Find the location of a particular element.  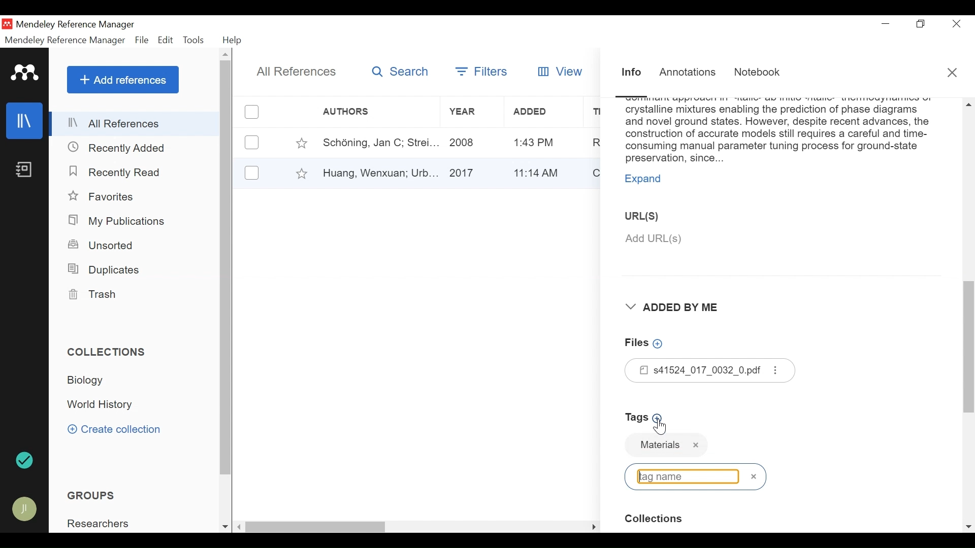

minimize is located at coordinates (886, 24).